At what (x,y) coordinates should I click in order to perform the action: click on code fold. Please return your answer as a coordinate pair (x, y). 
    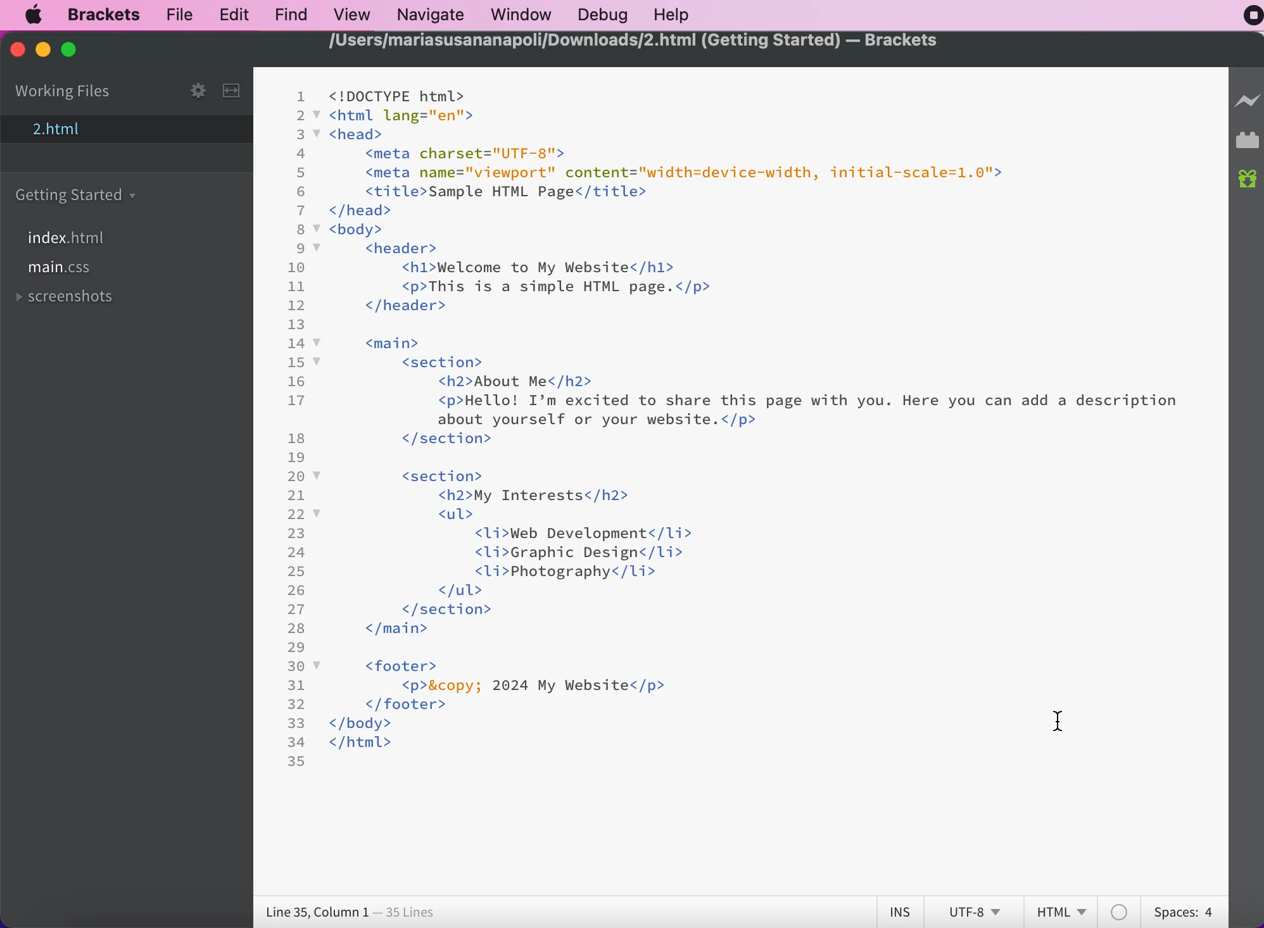
    Looking at the image, I should click on (317, 475).